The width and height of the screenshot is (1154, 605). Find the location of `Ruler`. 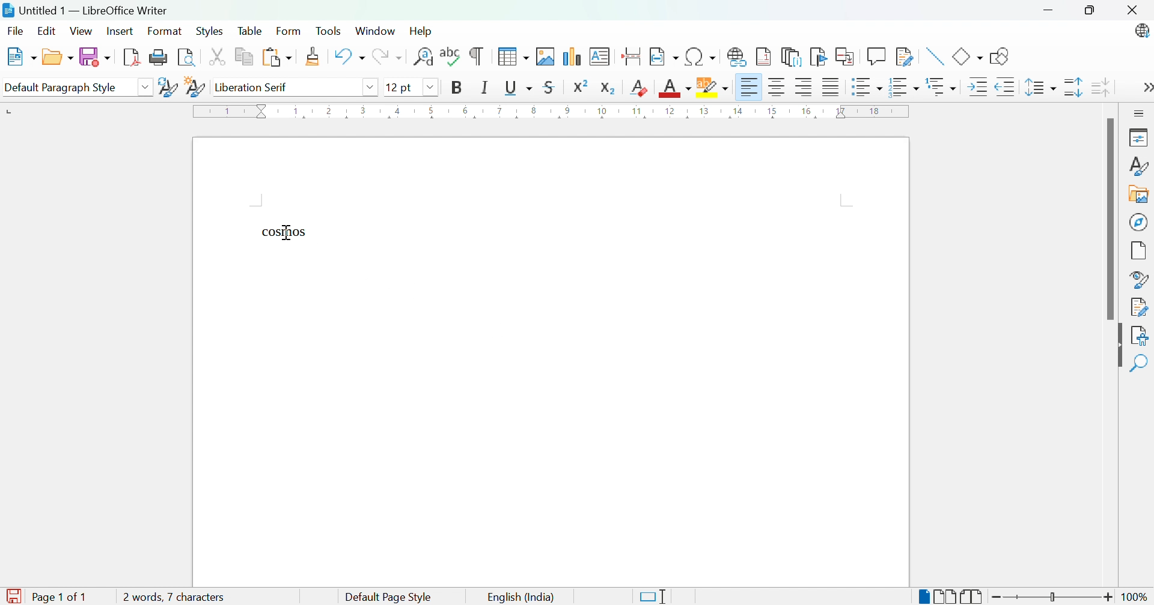

Ruler is located at coordinates (552, 113).